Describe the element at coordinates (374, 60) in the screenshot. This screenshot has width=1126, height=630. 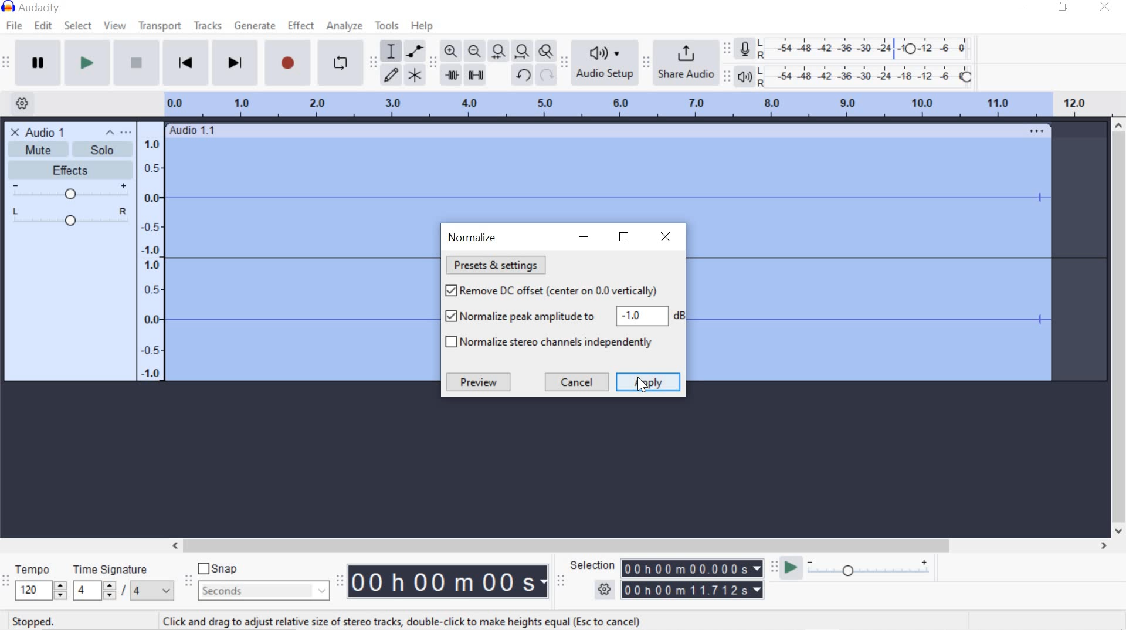
I see `Tools Toolbar` at that location.